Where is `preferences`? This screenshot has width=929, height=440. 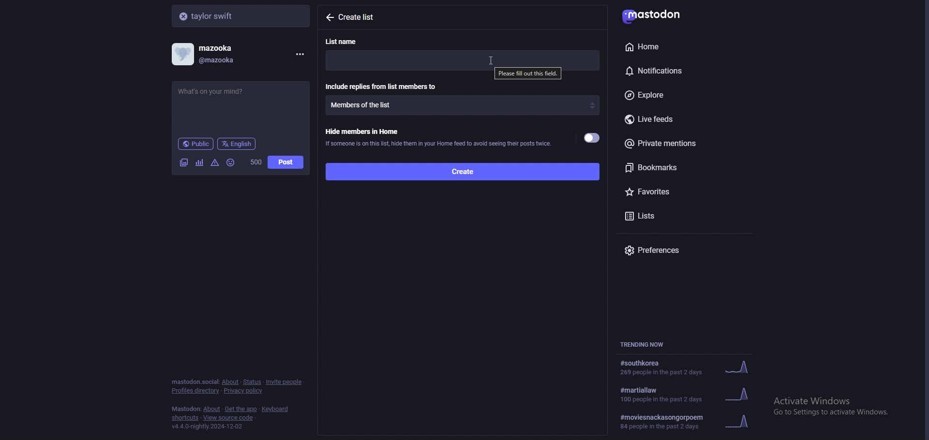 preferences is located at coordinates (687, 250).